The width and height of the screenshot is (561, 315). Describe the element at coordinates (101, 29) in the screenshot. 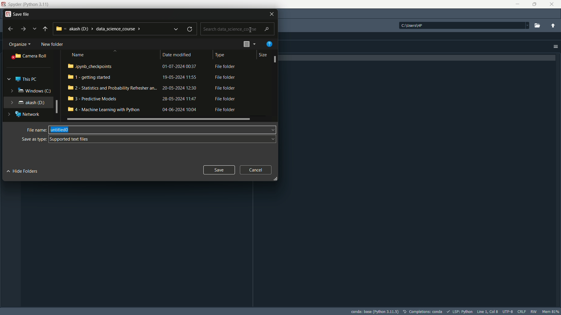

I see `File diresctory` at that location.